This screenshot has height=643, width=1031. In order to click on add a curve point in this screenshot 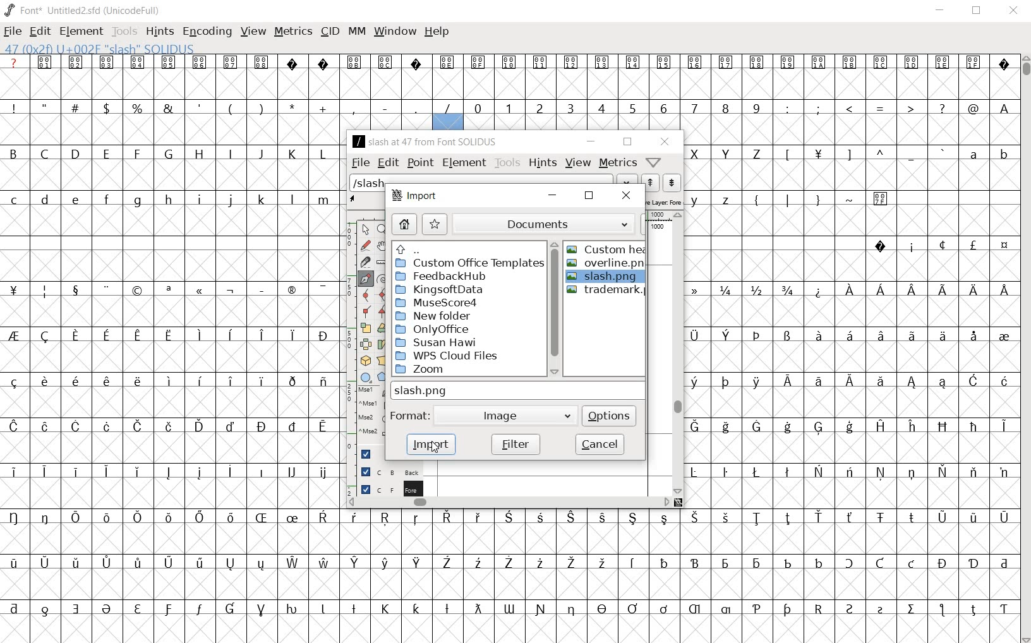, I will do `click(366, 296)`.